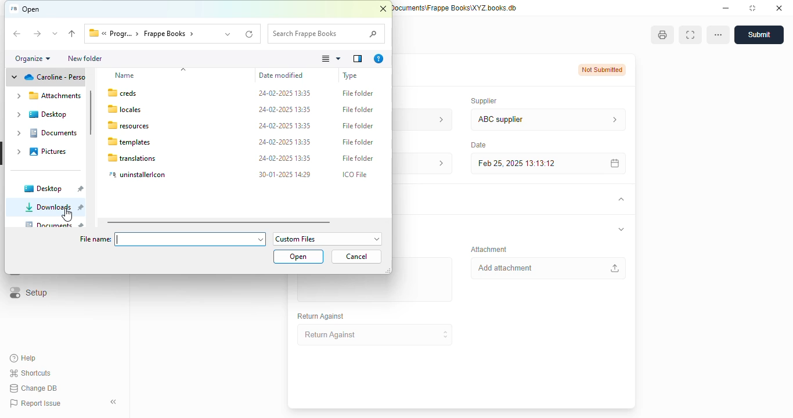 The width and height of the screenshot is (793, 418). What do you see at coordinates (620, 200) in the screenshot?
I see `toggle expand/contract` at bounding box center [620, 200].